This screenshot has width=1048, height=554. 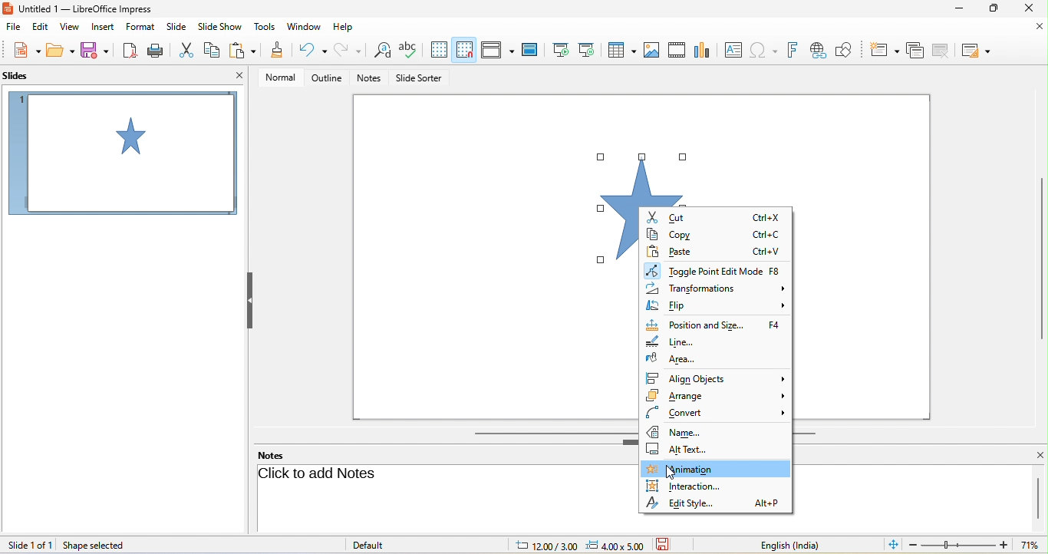 What do you see at coordinates (977, 51) in the screenshot?
I see `slide layout` at bounding box center [977, 51].